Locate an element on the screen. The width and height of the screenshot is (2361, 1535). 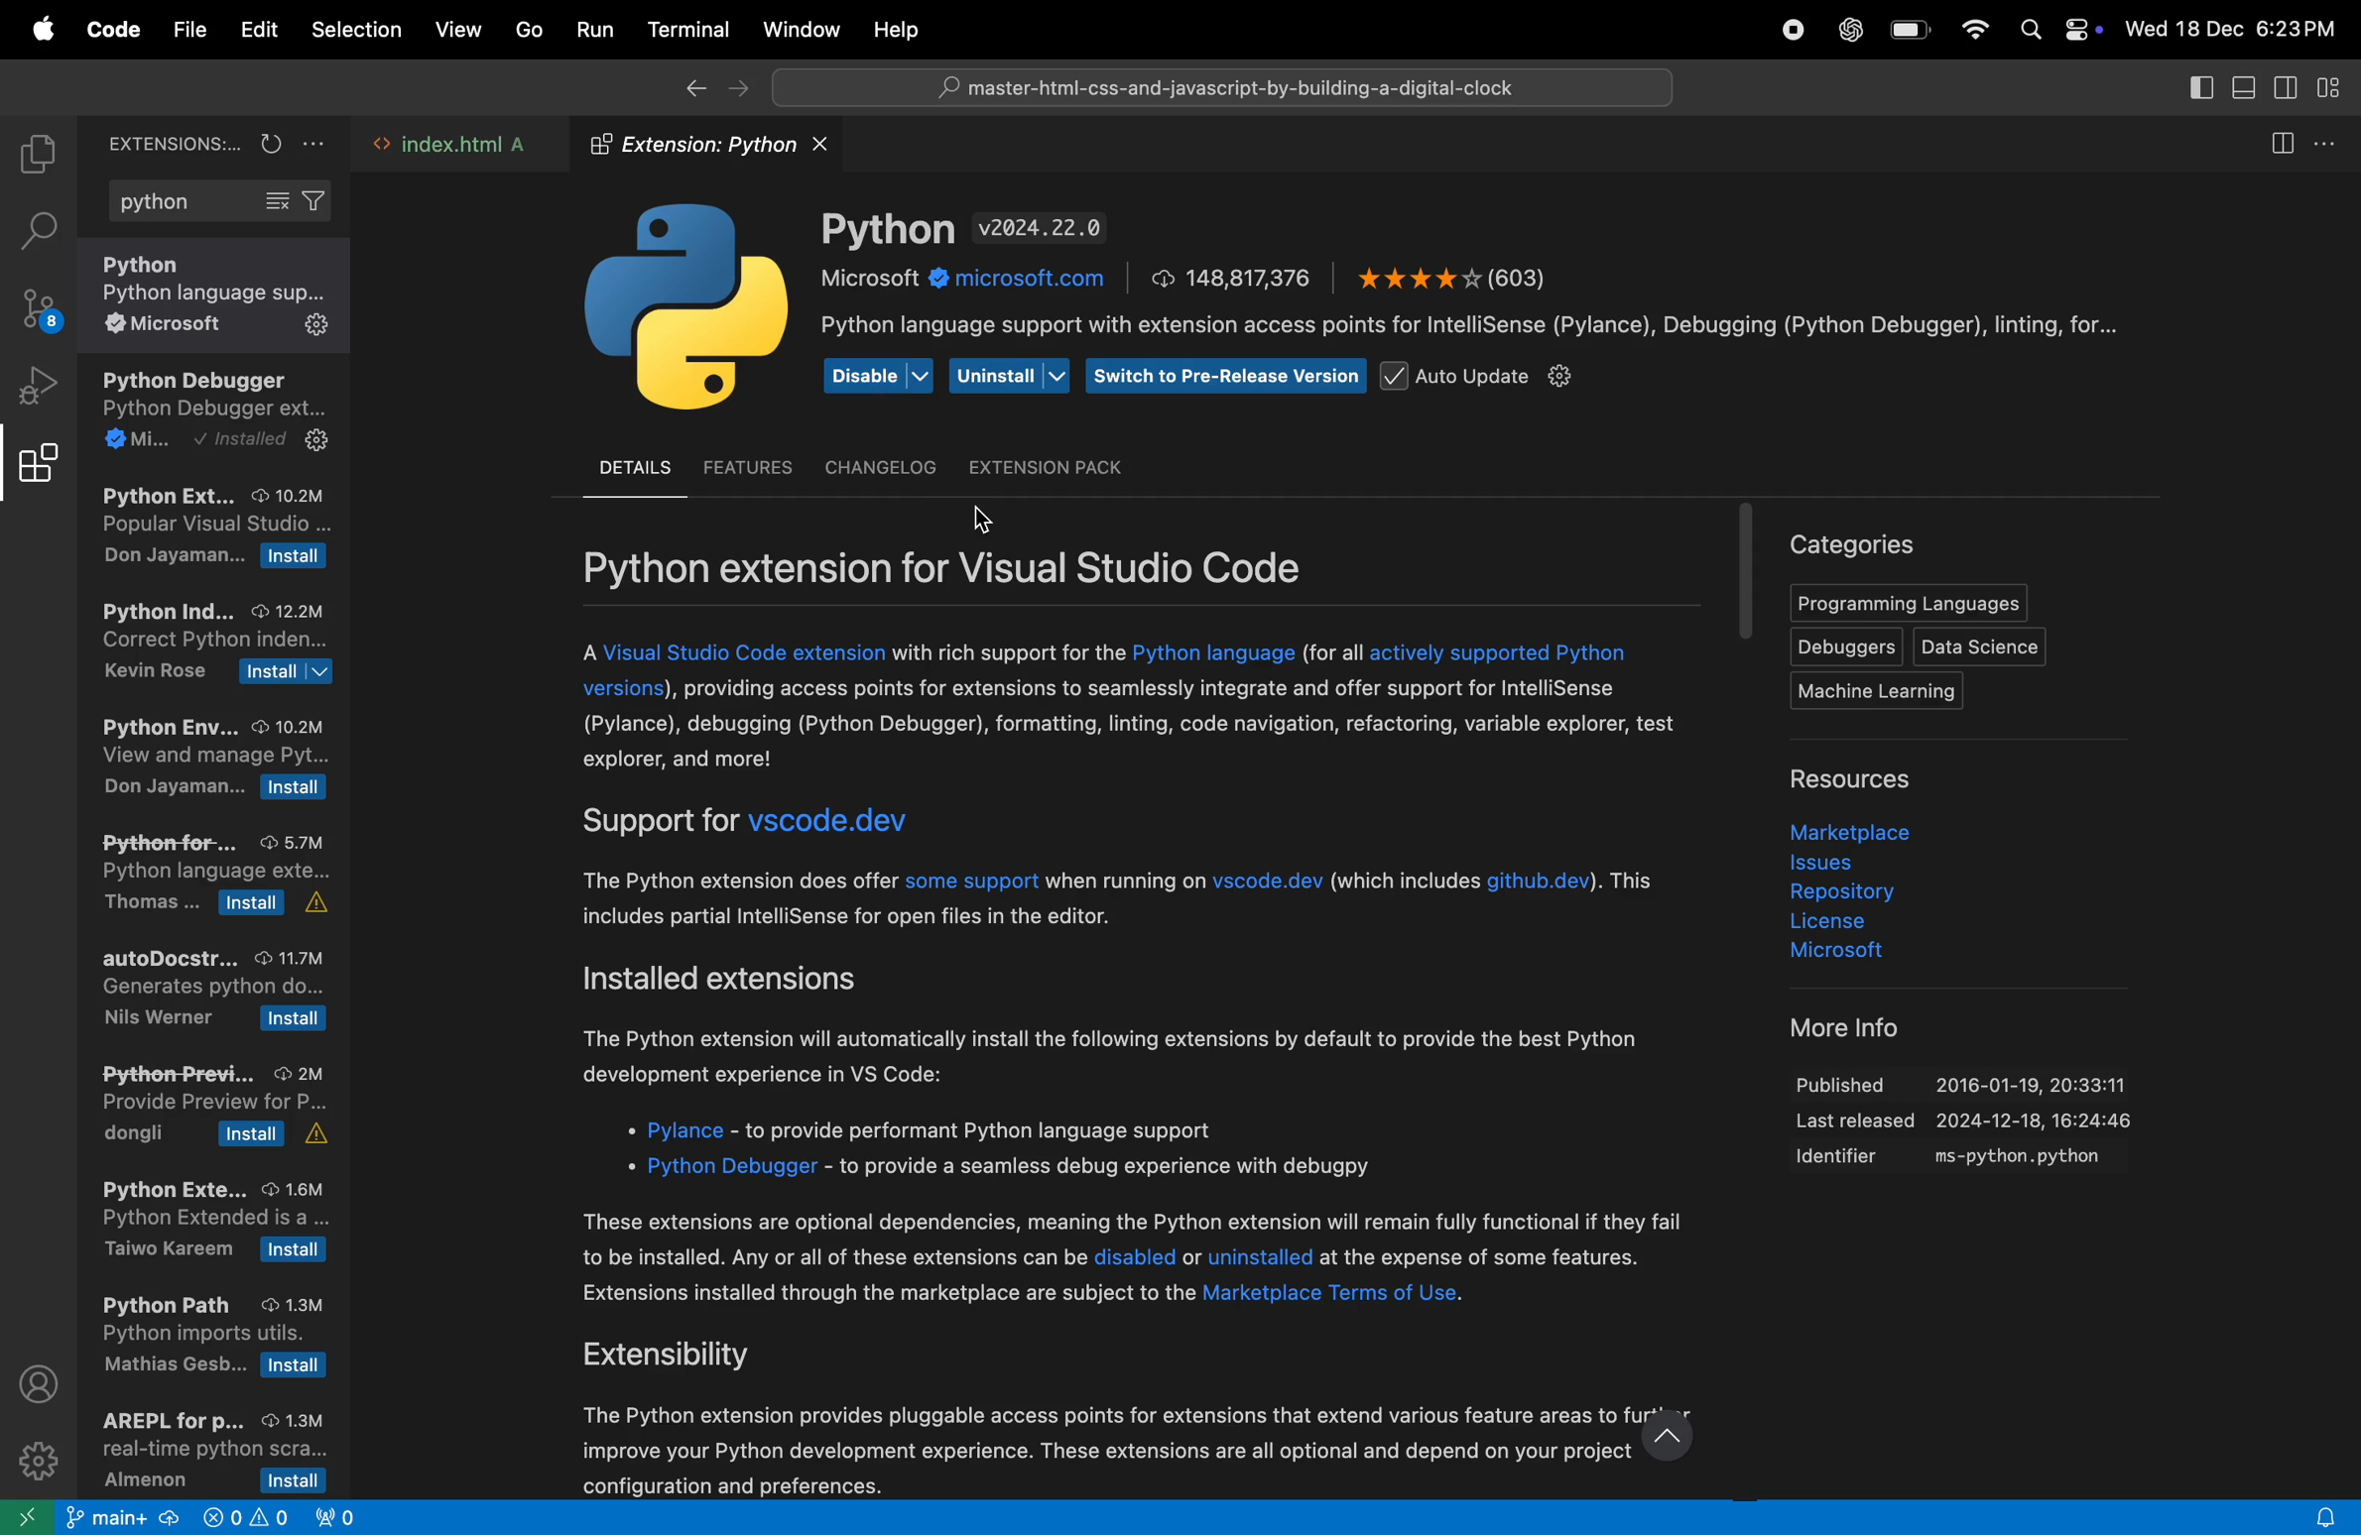
indentifier is located at coordinates (1970, 1159).